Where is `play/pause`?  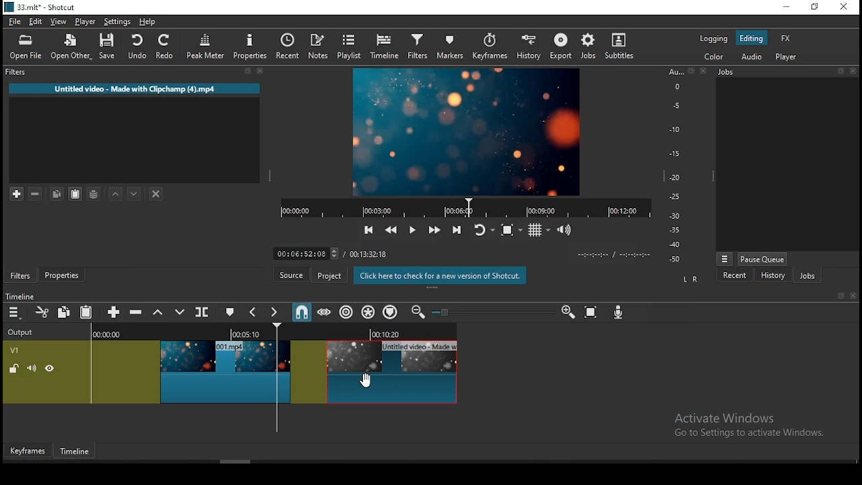
play/pause is located at coordinates (411, 228).